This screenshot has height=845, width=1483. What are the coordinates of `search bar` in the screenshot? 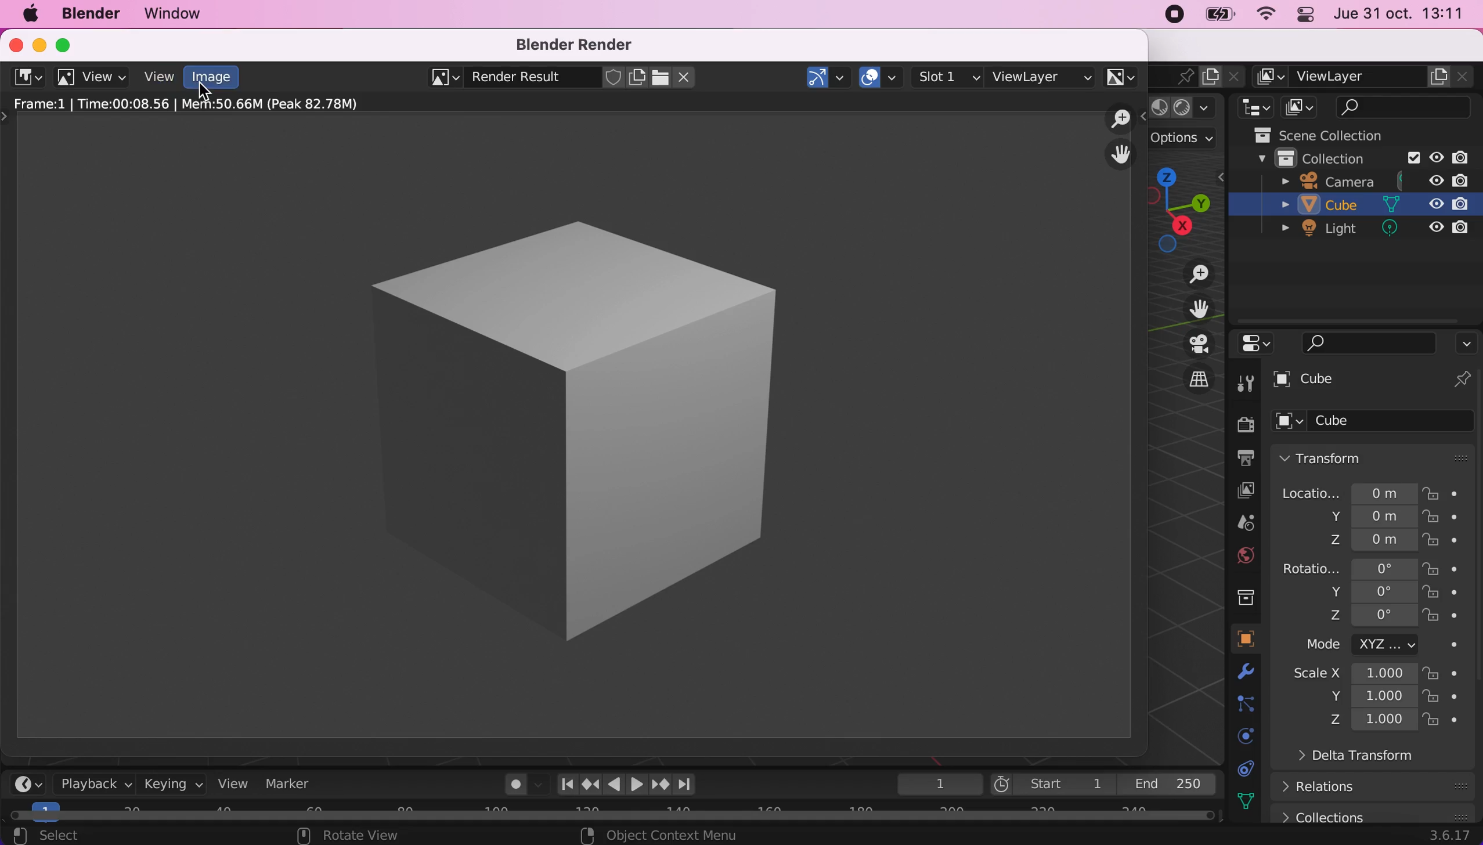 It's located at (1360, 343).